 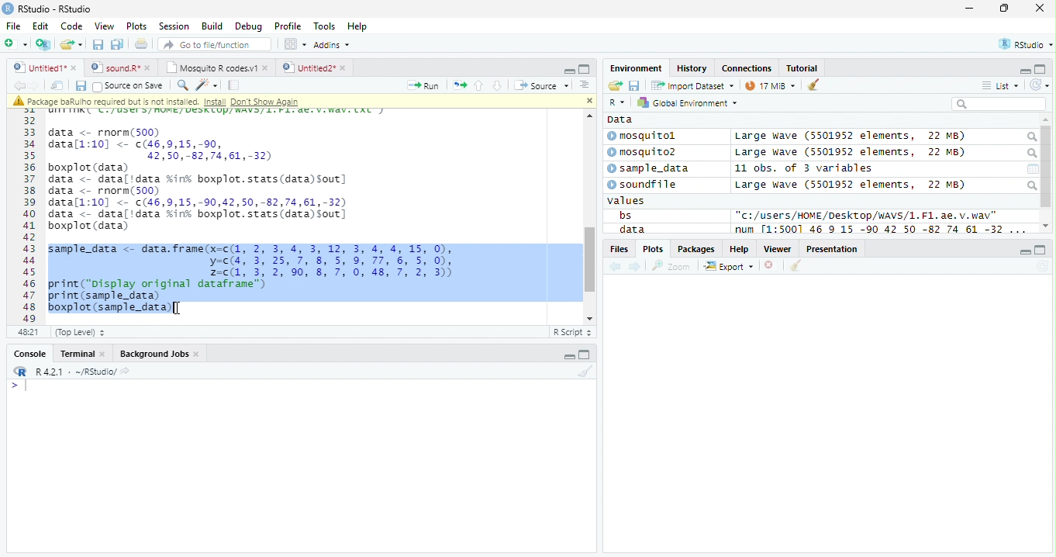 What do you see at coordinates (630, 229) in the screenshot?
I see `data` at bounding box center [630, 229].